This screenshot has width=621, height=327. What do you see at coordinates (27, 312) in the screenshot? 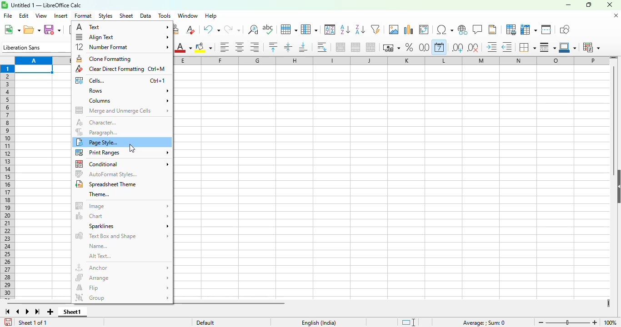
I see `scroll to next sheet` at bounding box center [27, 312].